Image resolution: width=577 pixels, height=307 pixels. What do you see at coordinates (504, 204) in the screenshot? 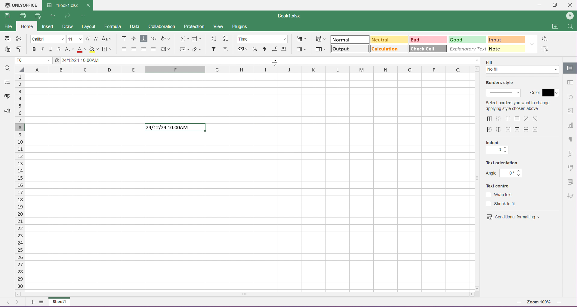
I see `shrink to fit` at bounding box center [504, 204].